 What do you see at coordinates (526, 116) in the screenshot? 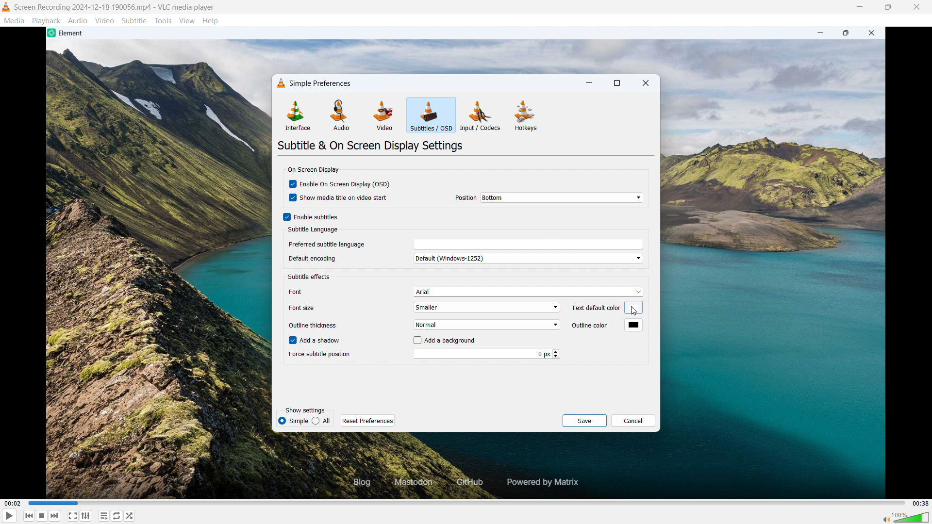
I see `Hot keys ` at bounding box center [526, 116].